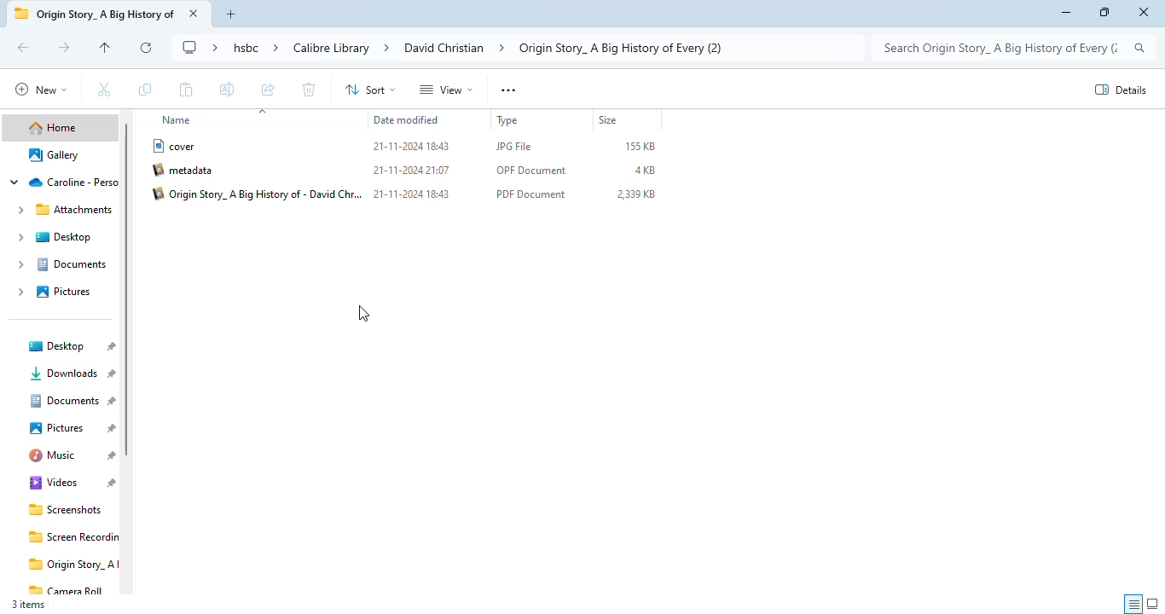 The height and width of the screenshot is (614, 1165). Describe the element at coordinates (61, 182) in the screenshot. I see `cloud` at that location.